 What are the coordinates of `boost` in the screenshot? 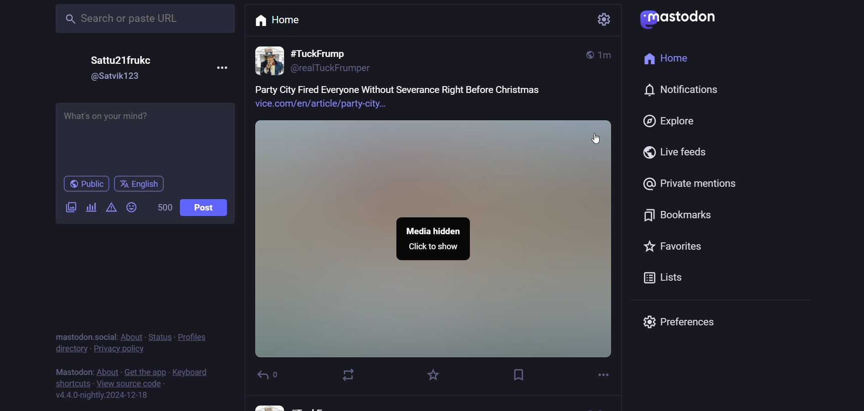 It's located at (344, 375).